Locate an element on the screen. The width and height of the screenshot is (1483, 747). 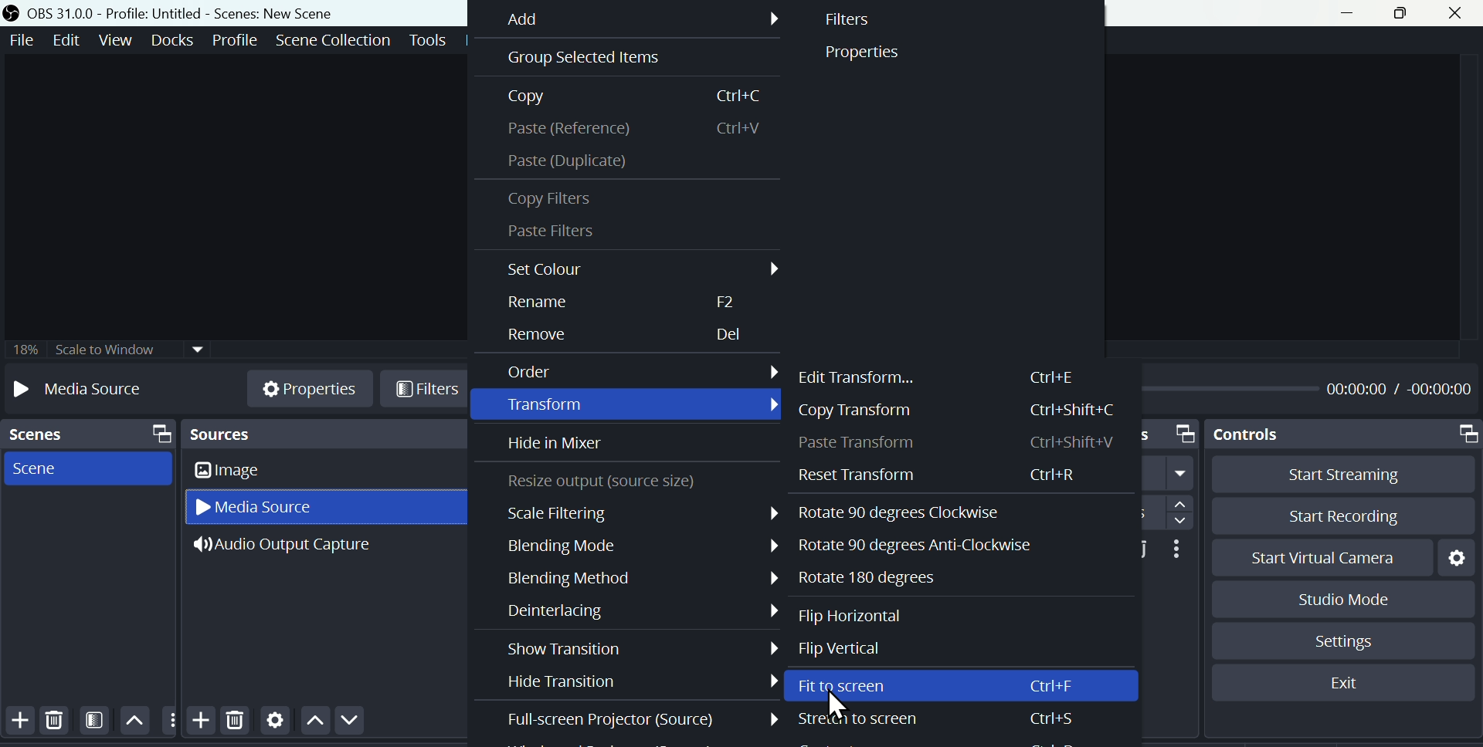
Deinterlacing is located at coordinates (645, 609).